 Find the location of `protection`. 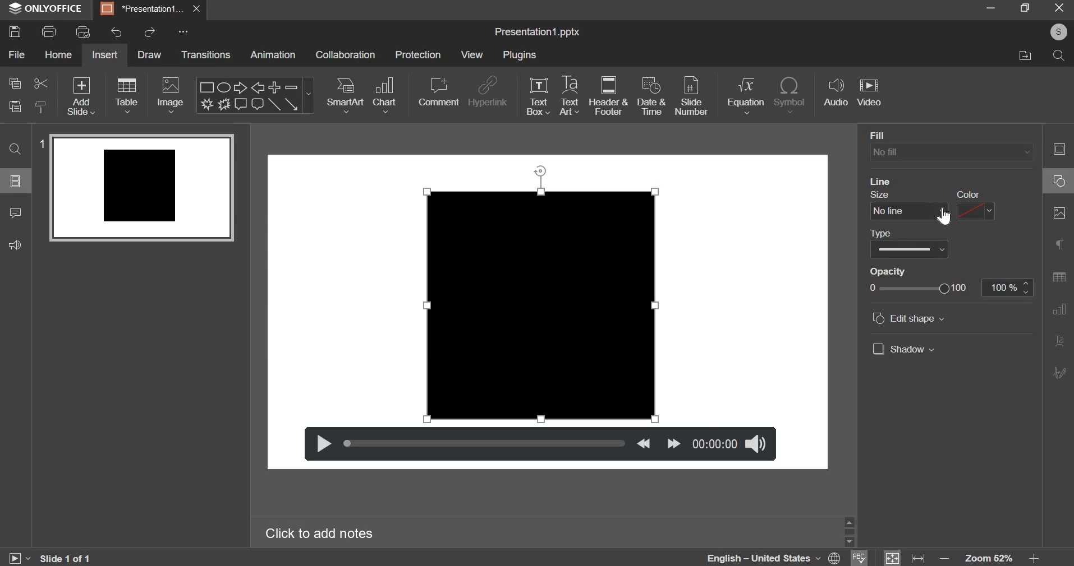

protection is located at coordinates (418, 54).